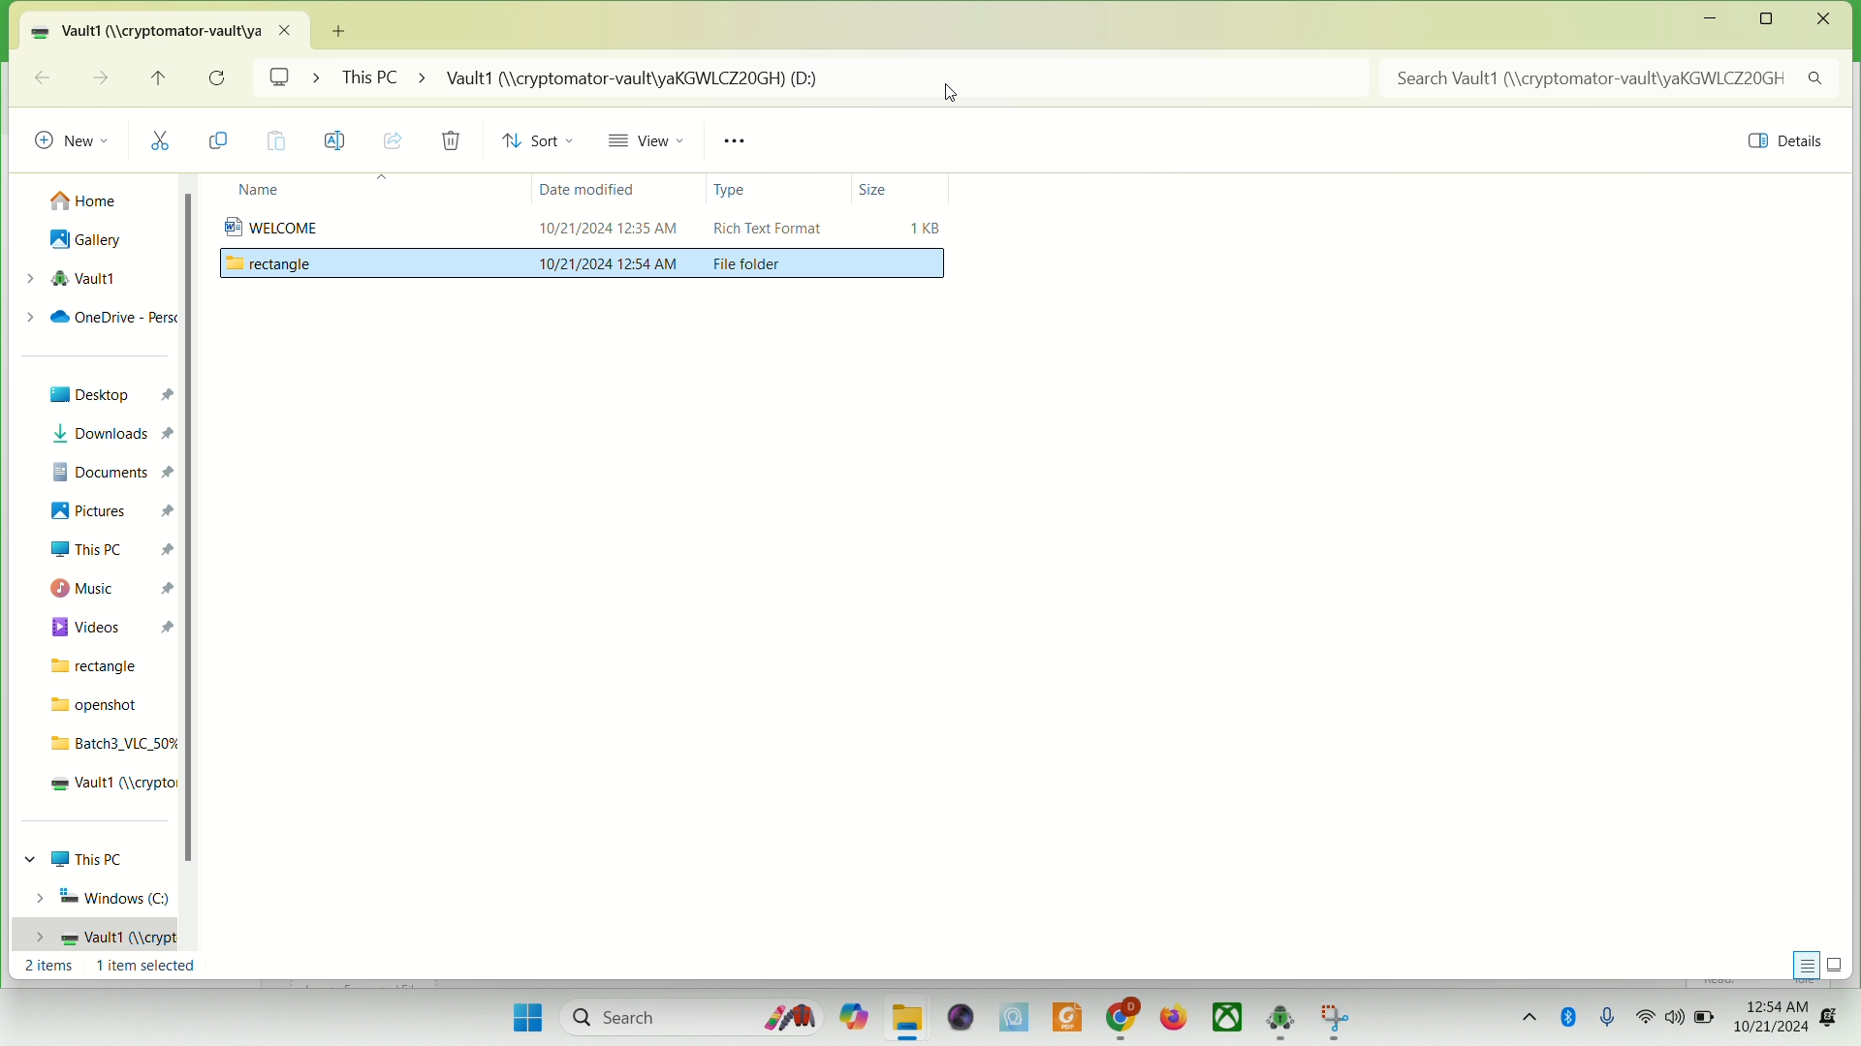 This screenshot has height=1046, width=1861. Describe the element at coordinates (1705, 1018) in the screenshot. I see `battery` at that location.